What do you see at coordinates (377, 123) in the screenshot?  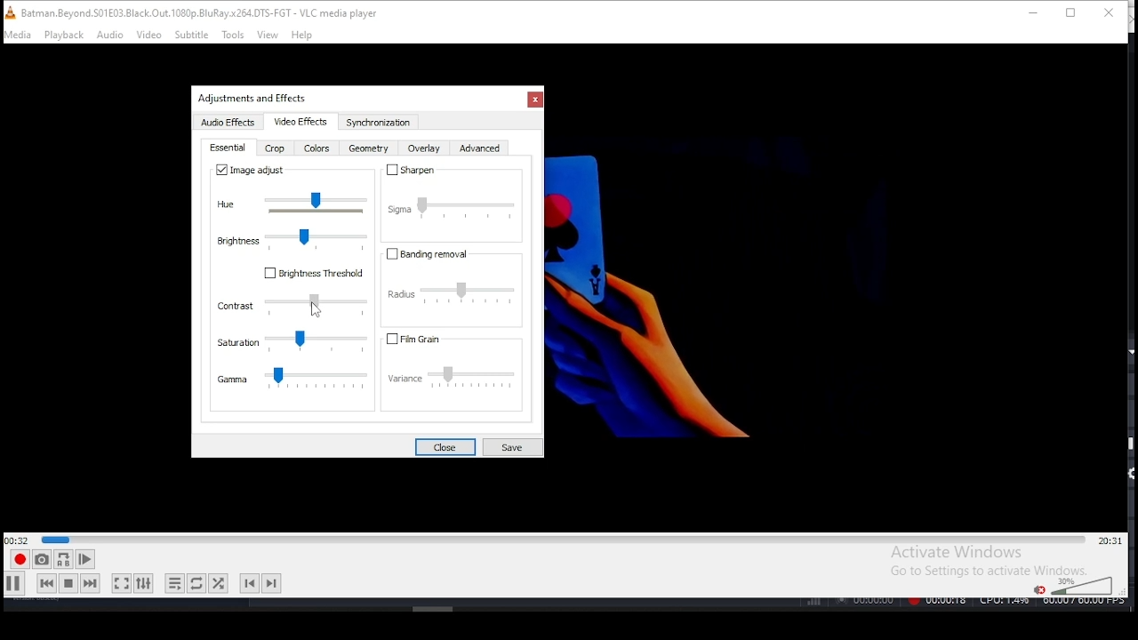 I see `synchronization` at bounding box center [377, 123].